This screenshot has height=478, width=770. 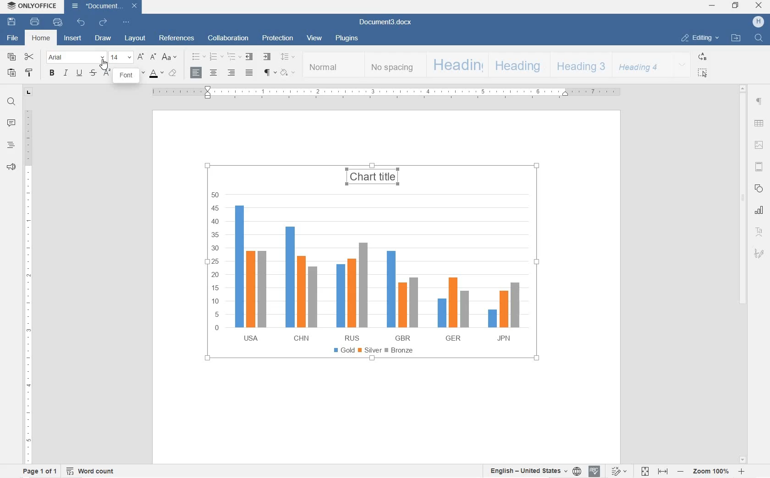 I want to click on INSERT, so click(x=74, y=38).